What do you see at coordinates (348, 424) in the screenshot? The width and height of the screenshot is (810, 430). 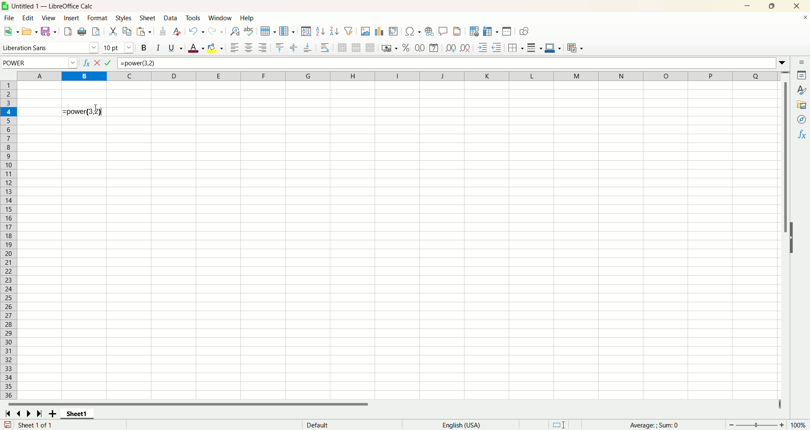 I see `Default` at bounding box center [348, 424].